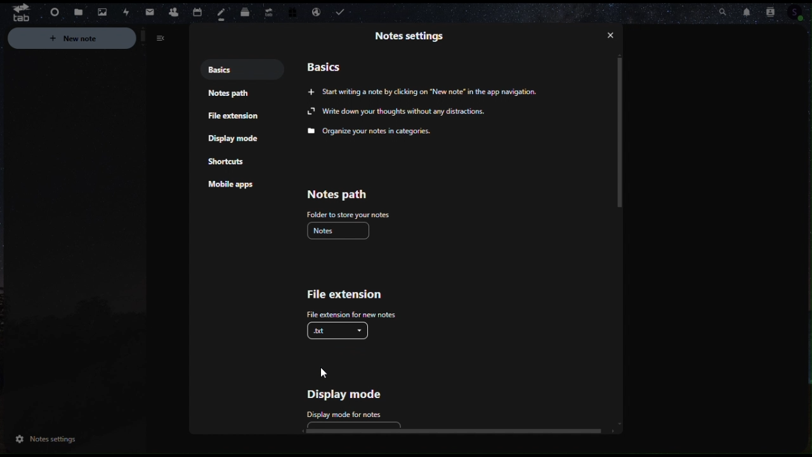 The image size is (812, 457). I want to click on Notes path, so click(336, 195).